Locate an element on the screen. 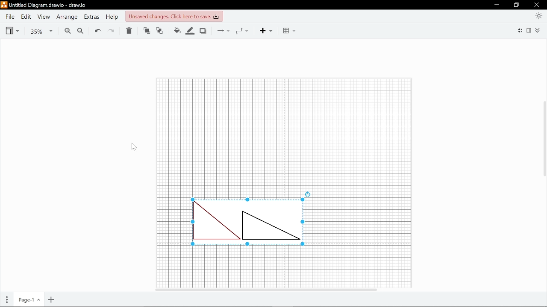 The image size is (547, 307). Shadow is located at coordinates (203, 31).